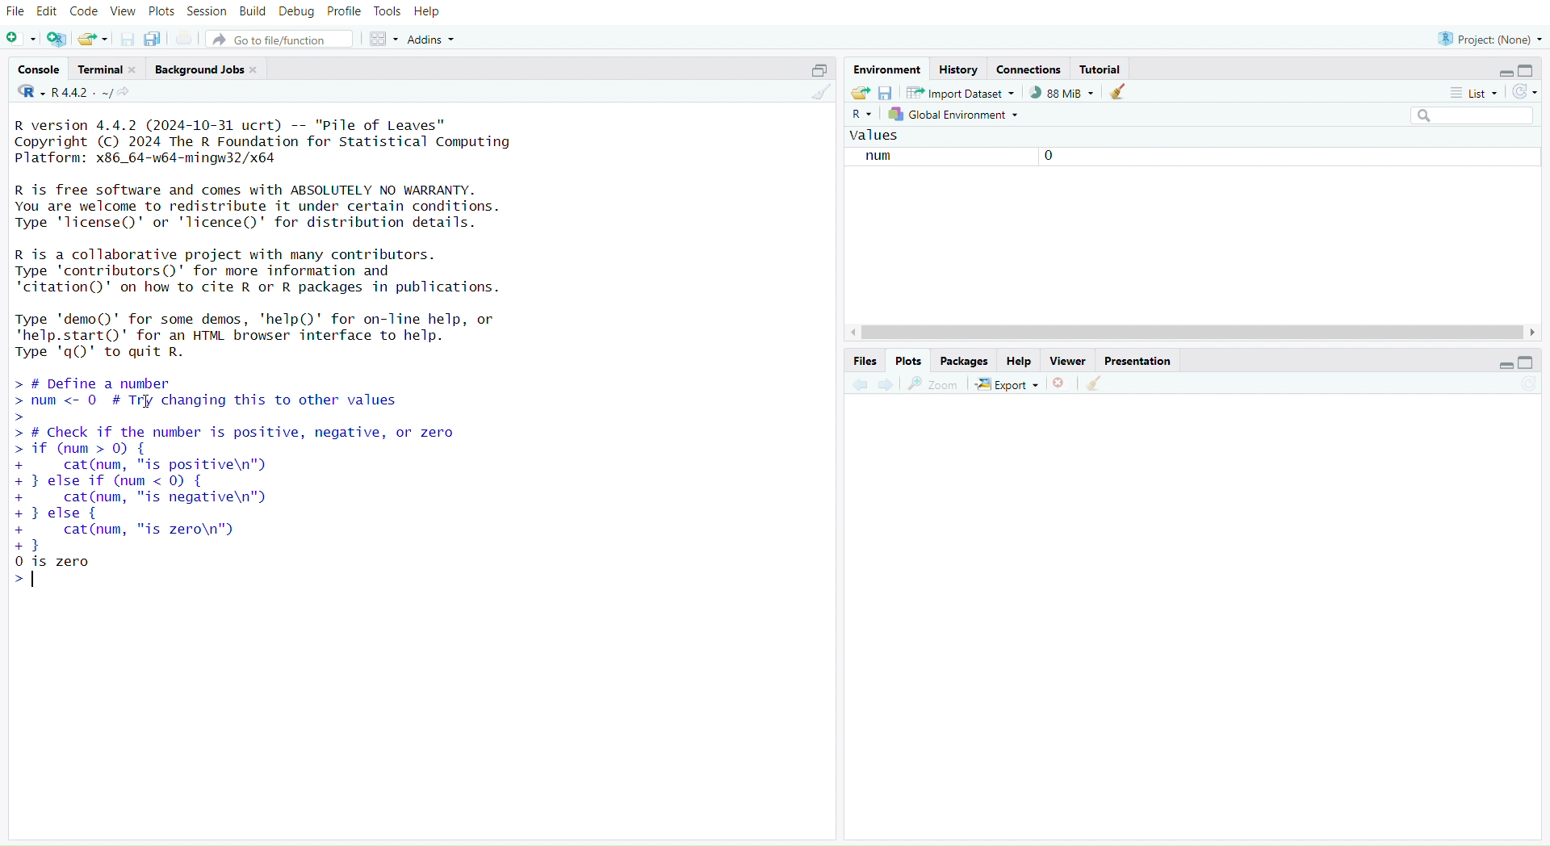 This screenshot has height=846, width=1550. What do you see at coordinates (16, 12) in the screenshot?
I see `file` at bounding box center [16, 12].